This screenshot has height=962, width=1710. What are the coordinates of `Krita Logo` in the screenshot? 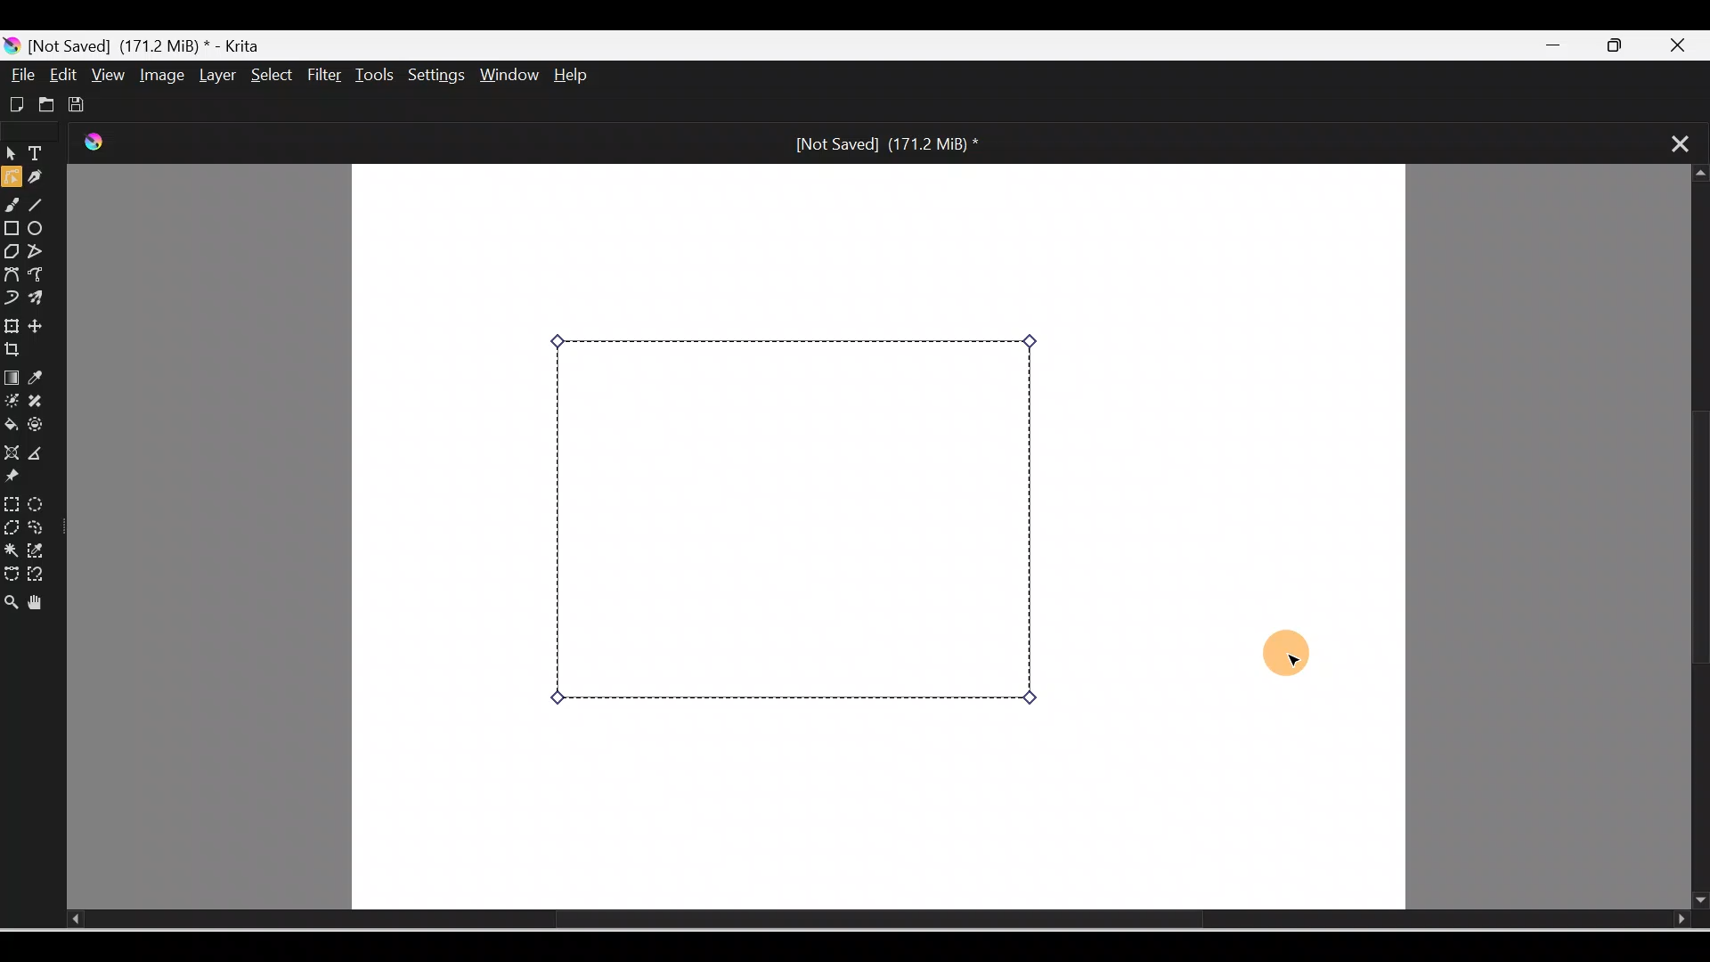 It's located at (97, 143).